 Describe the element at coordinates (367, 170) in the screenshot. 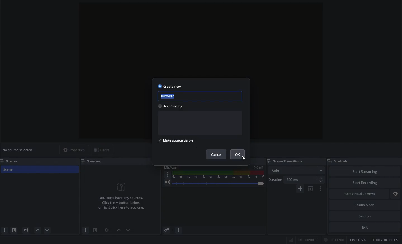

I see `Start streaming` at that location.